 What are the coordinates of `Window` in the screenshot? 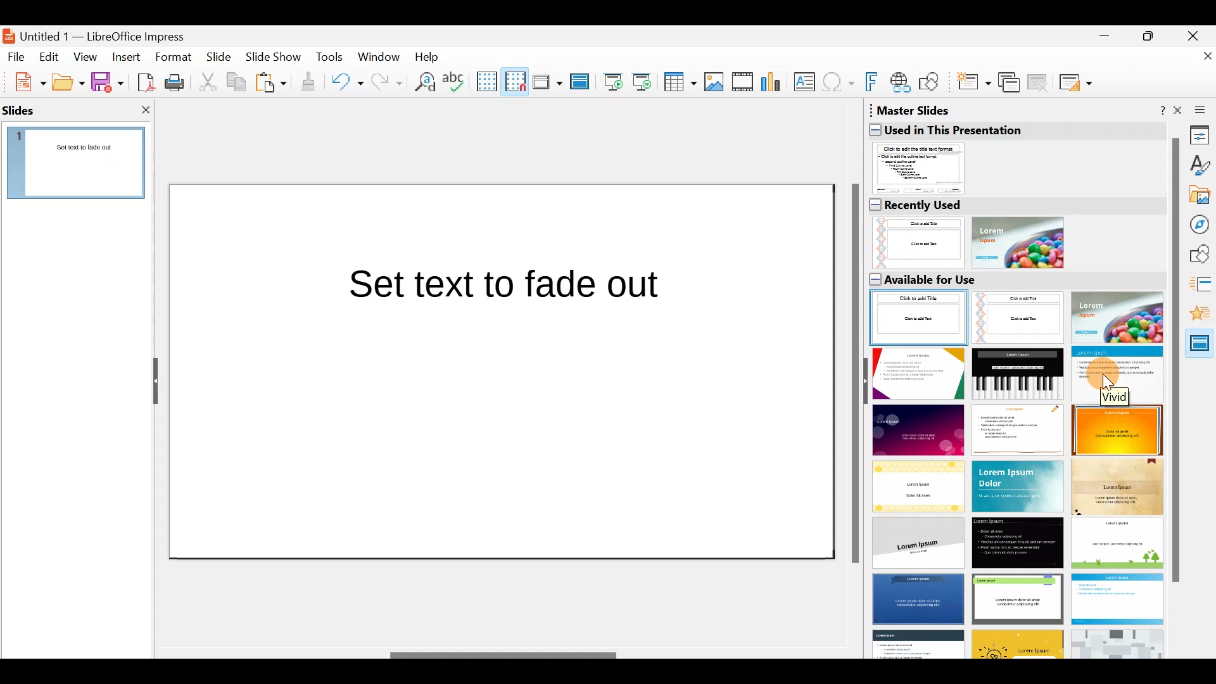 It's located at (382, 56).